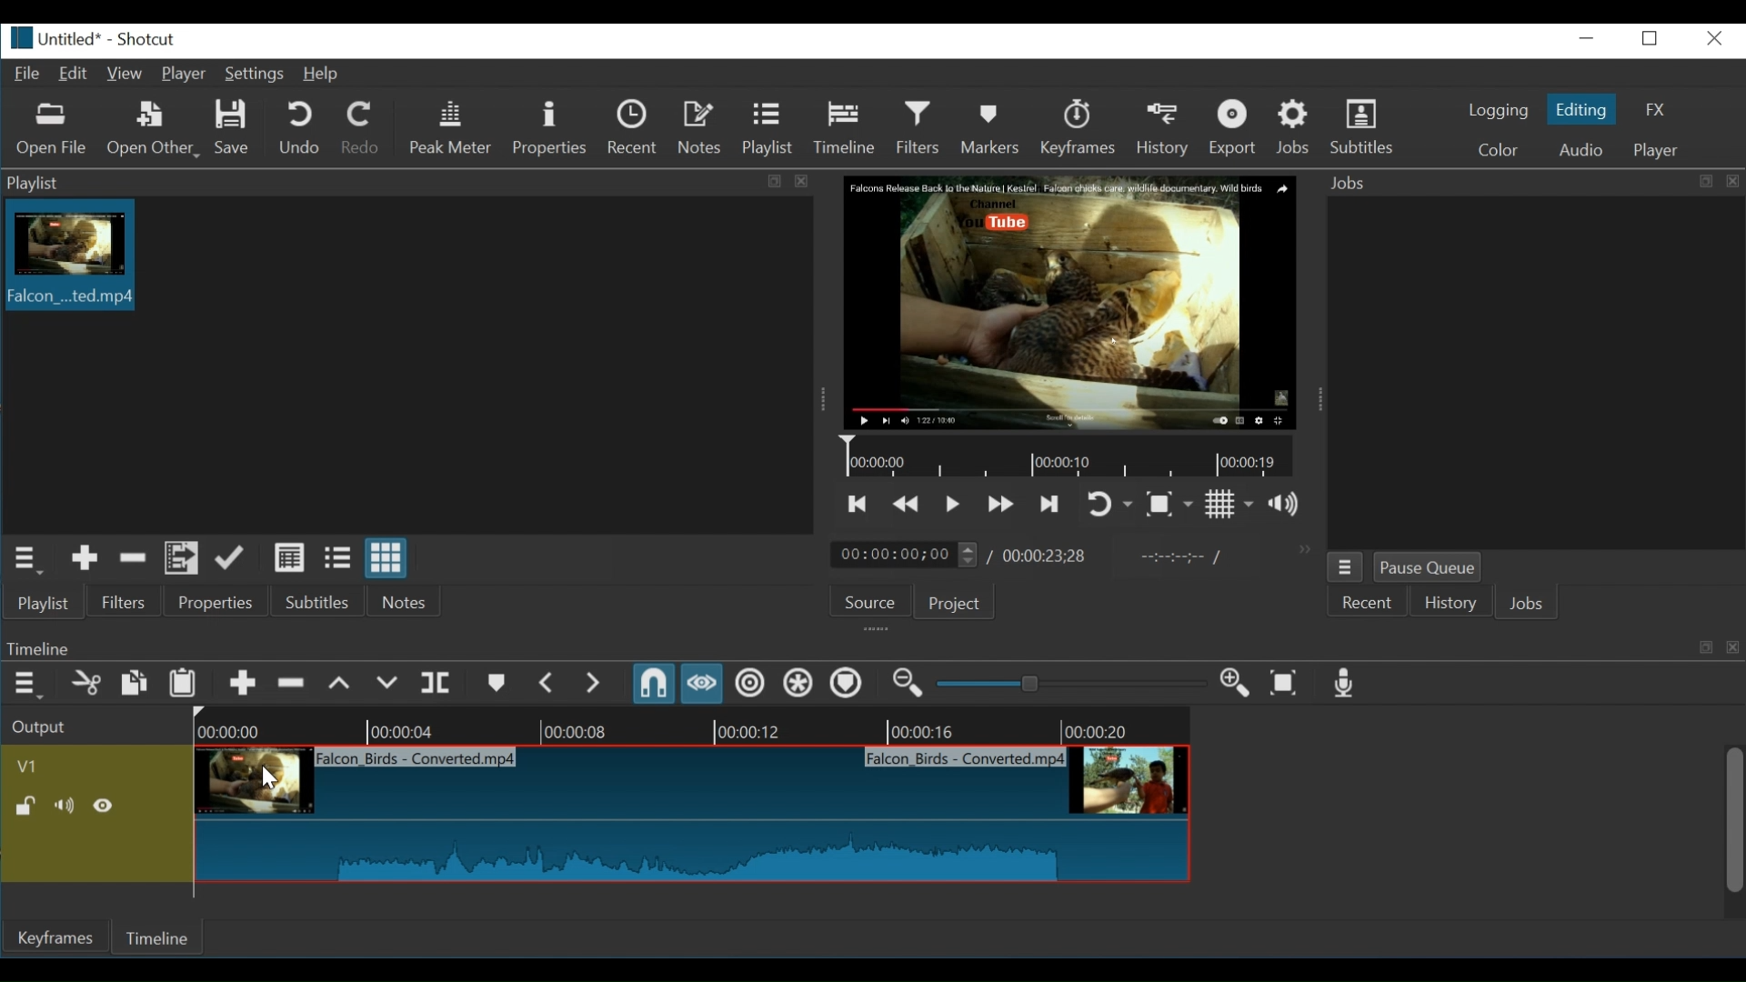  What do you see at coordinates (341, 684) in the screenshot?
I see `lift ` at bounding box center [341, 684].